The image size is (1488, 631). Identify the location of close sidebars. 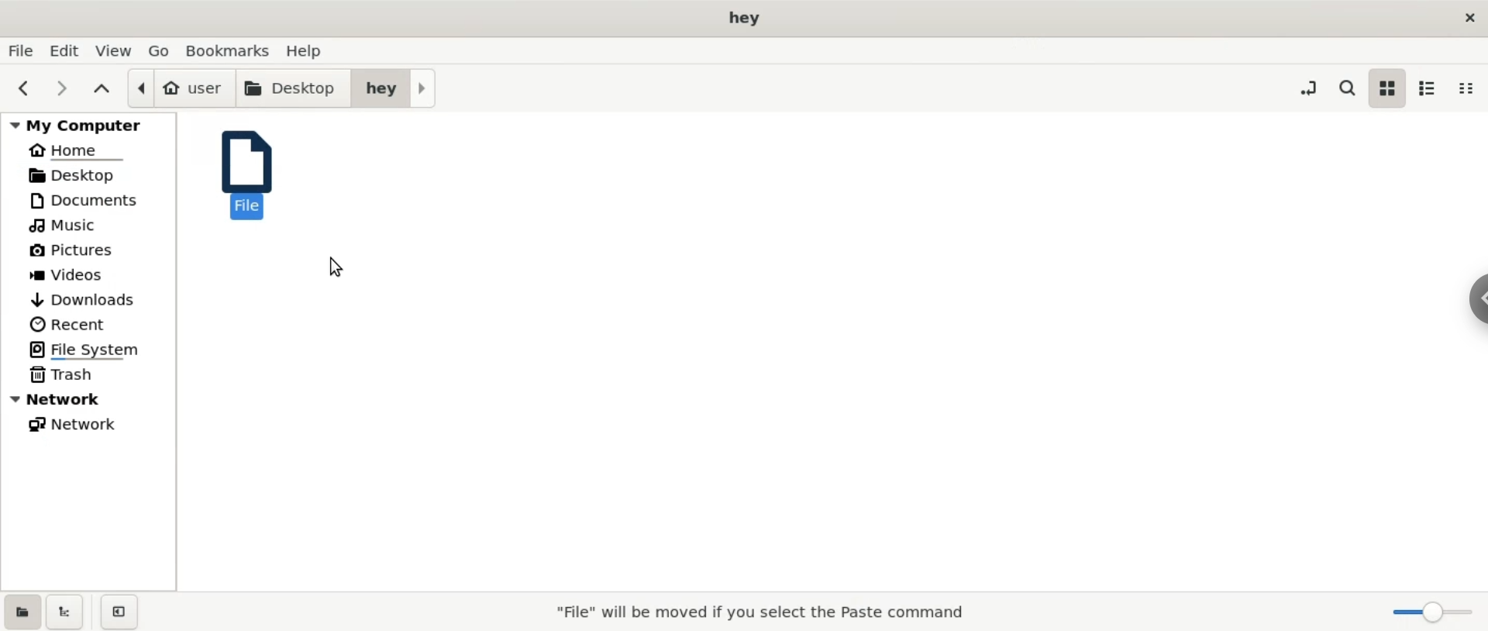
(119, 612).